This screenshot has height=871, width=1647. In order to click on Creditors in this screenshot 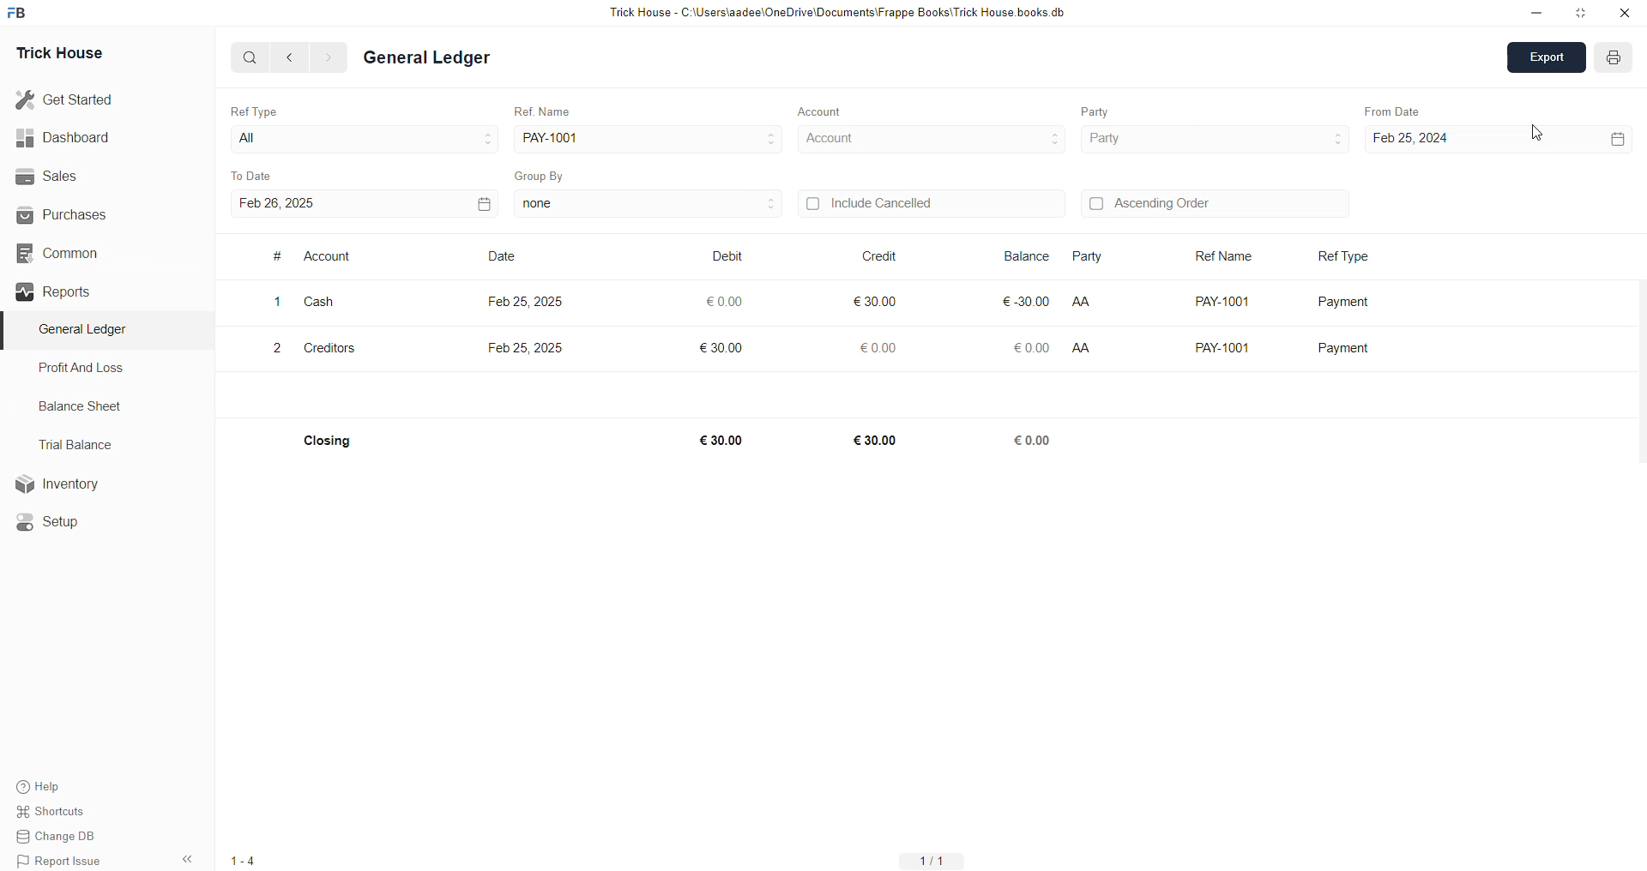, I will do `click(341, 348)`.